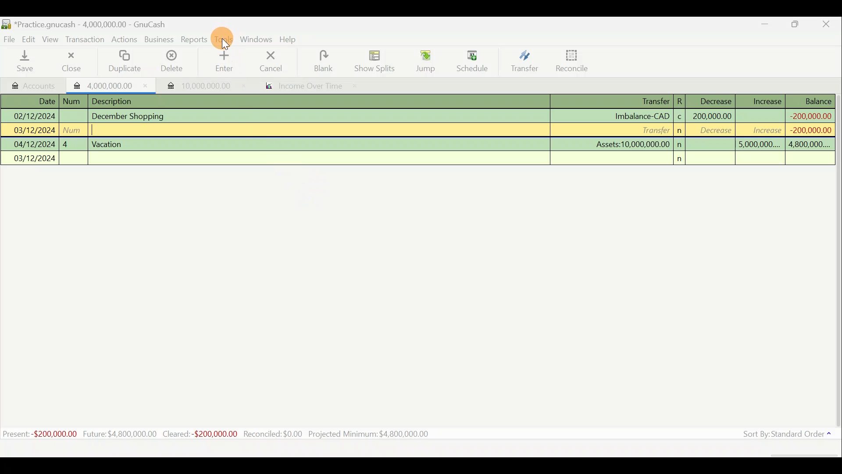 This screenshot has height=474, width=842. What do you see at coordinates (27, 62) in the screenshot?
I see `Save` at bounding box center [27, 62].